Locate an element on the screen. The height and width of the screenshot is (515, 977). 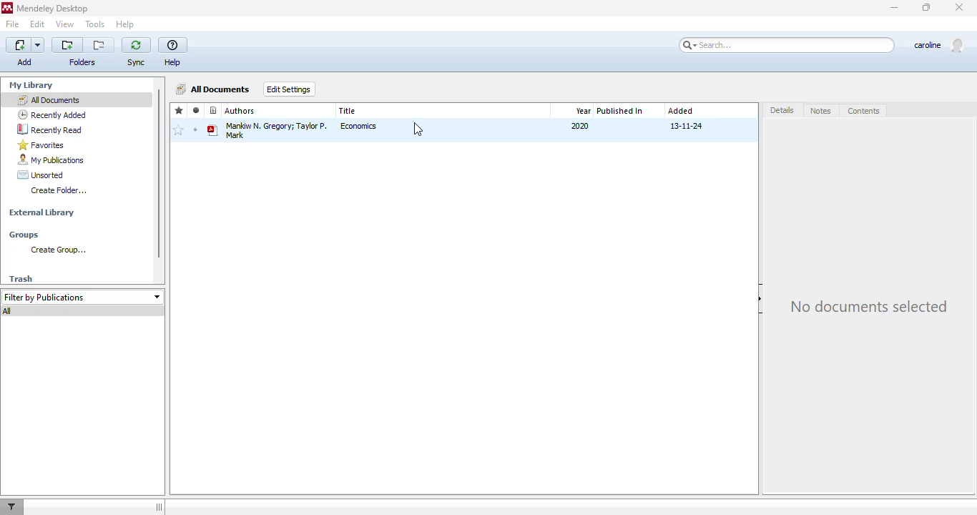
favorites is located at coordinates (42, 144).